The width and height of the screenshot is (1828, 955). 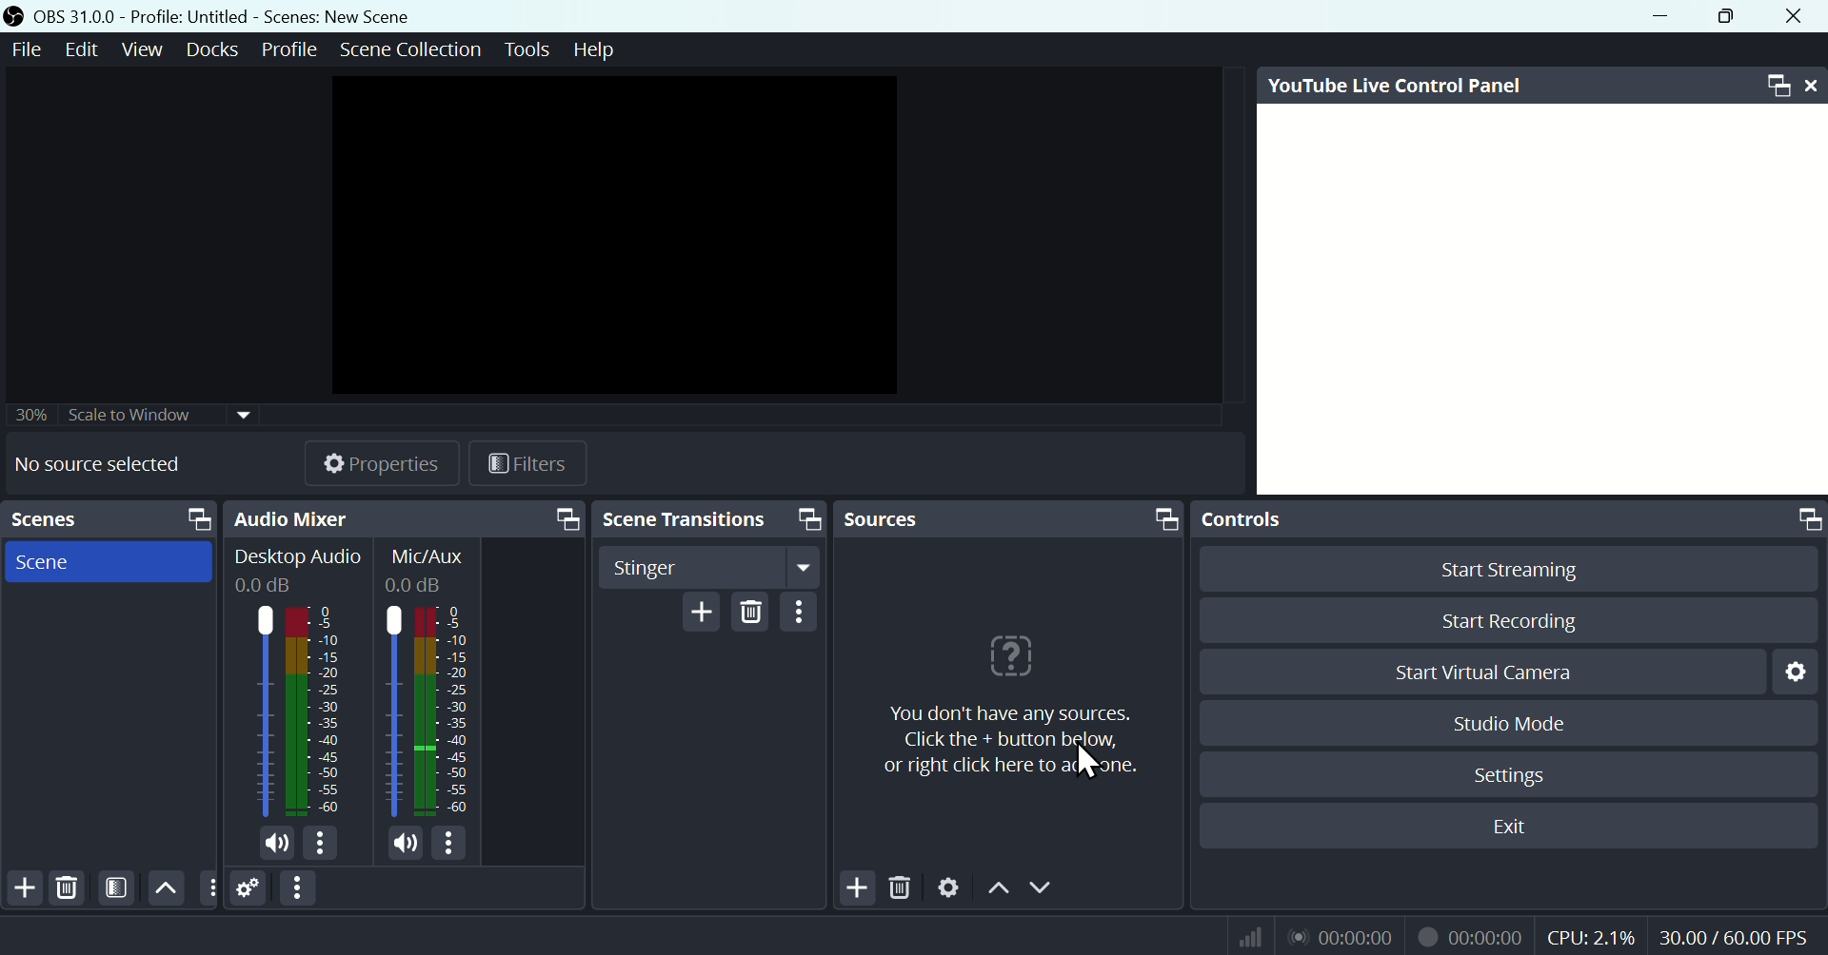 I want to click on Delete, so click(x=751, y=610).